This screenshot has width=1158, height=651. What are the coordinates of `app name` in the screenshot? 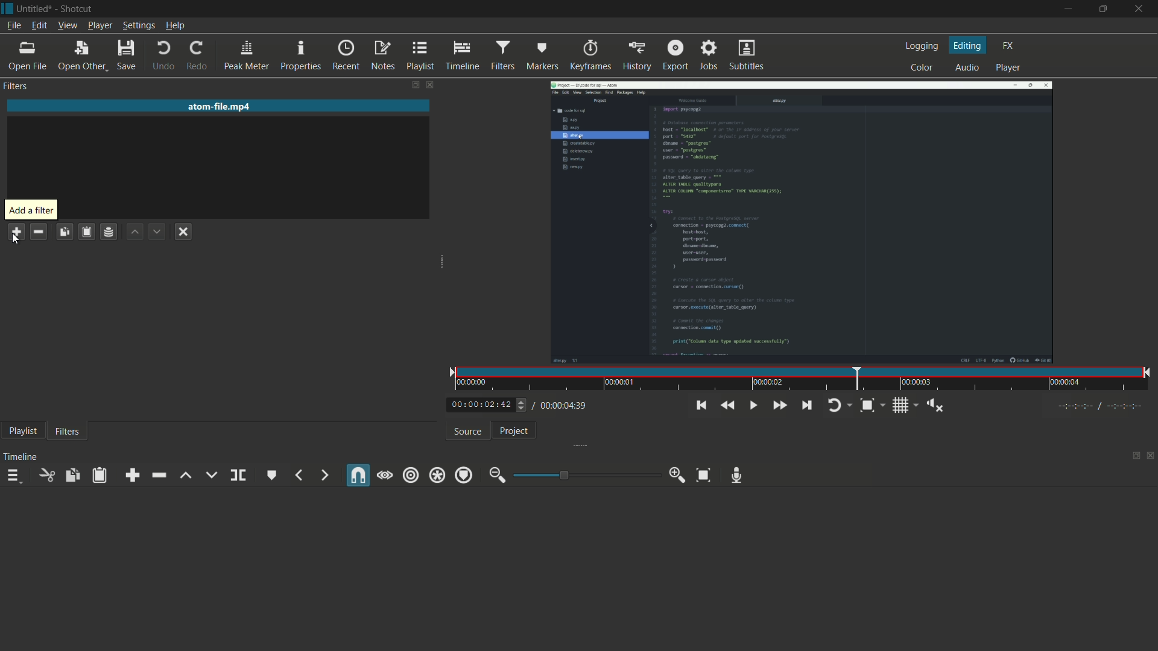 It's located at (76, 8).